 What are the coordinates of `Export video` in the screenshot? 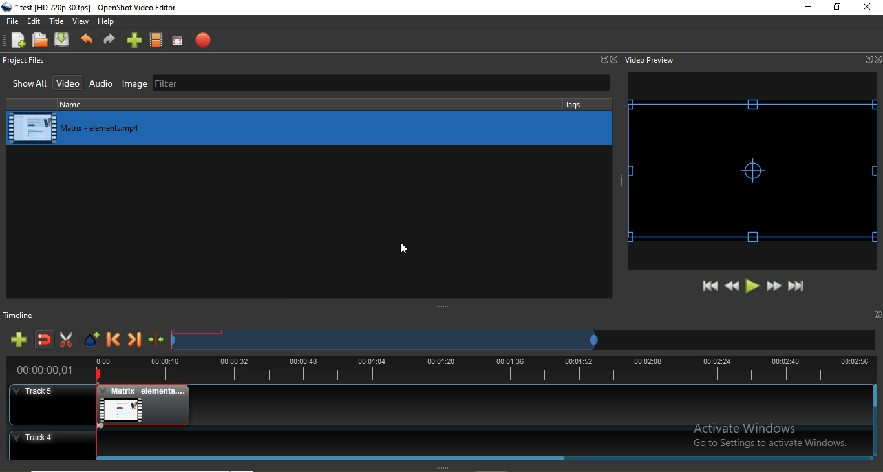 It's located at (200, 40).